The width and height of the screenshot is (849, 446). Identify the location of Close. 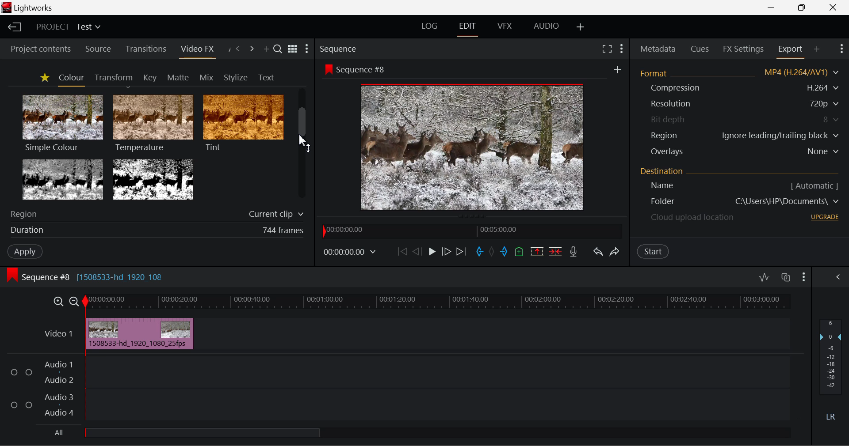
(833, 7).